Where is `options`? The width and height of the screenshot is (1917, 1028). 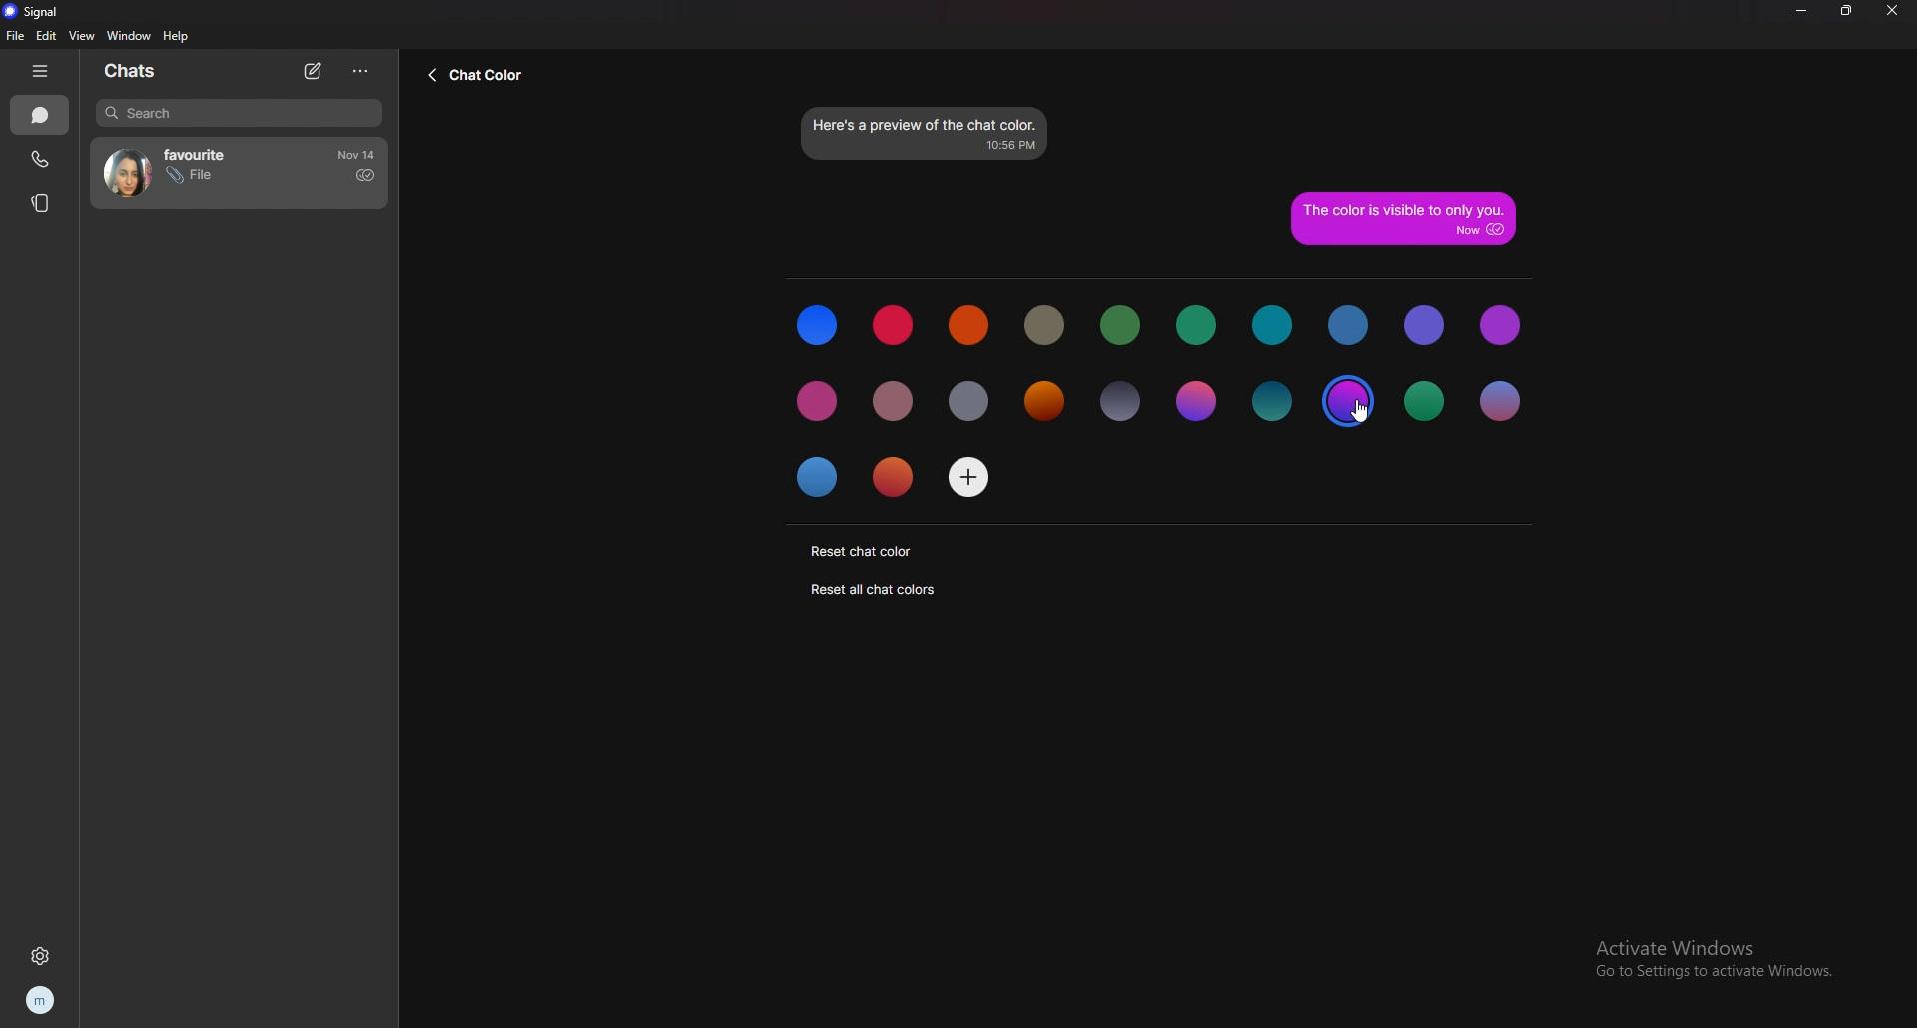
options is located at coordinates (358, 72).